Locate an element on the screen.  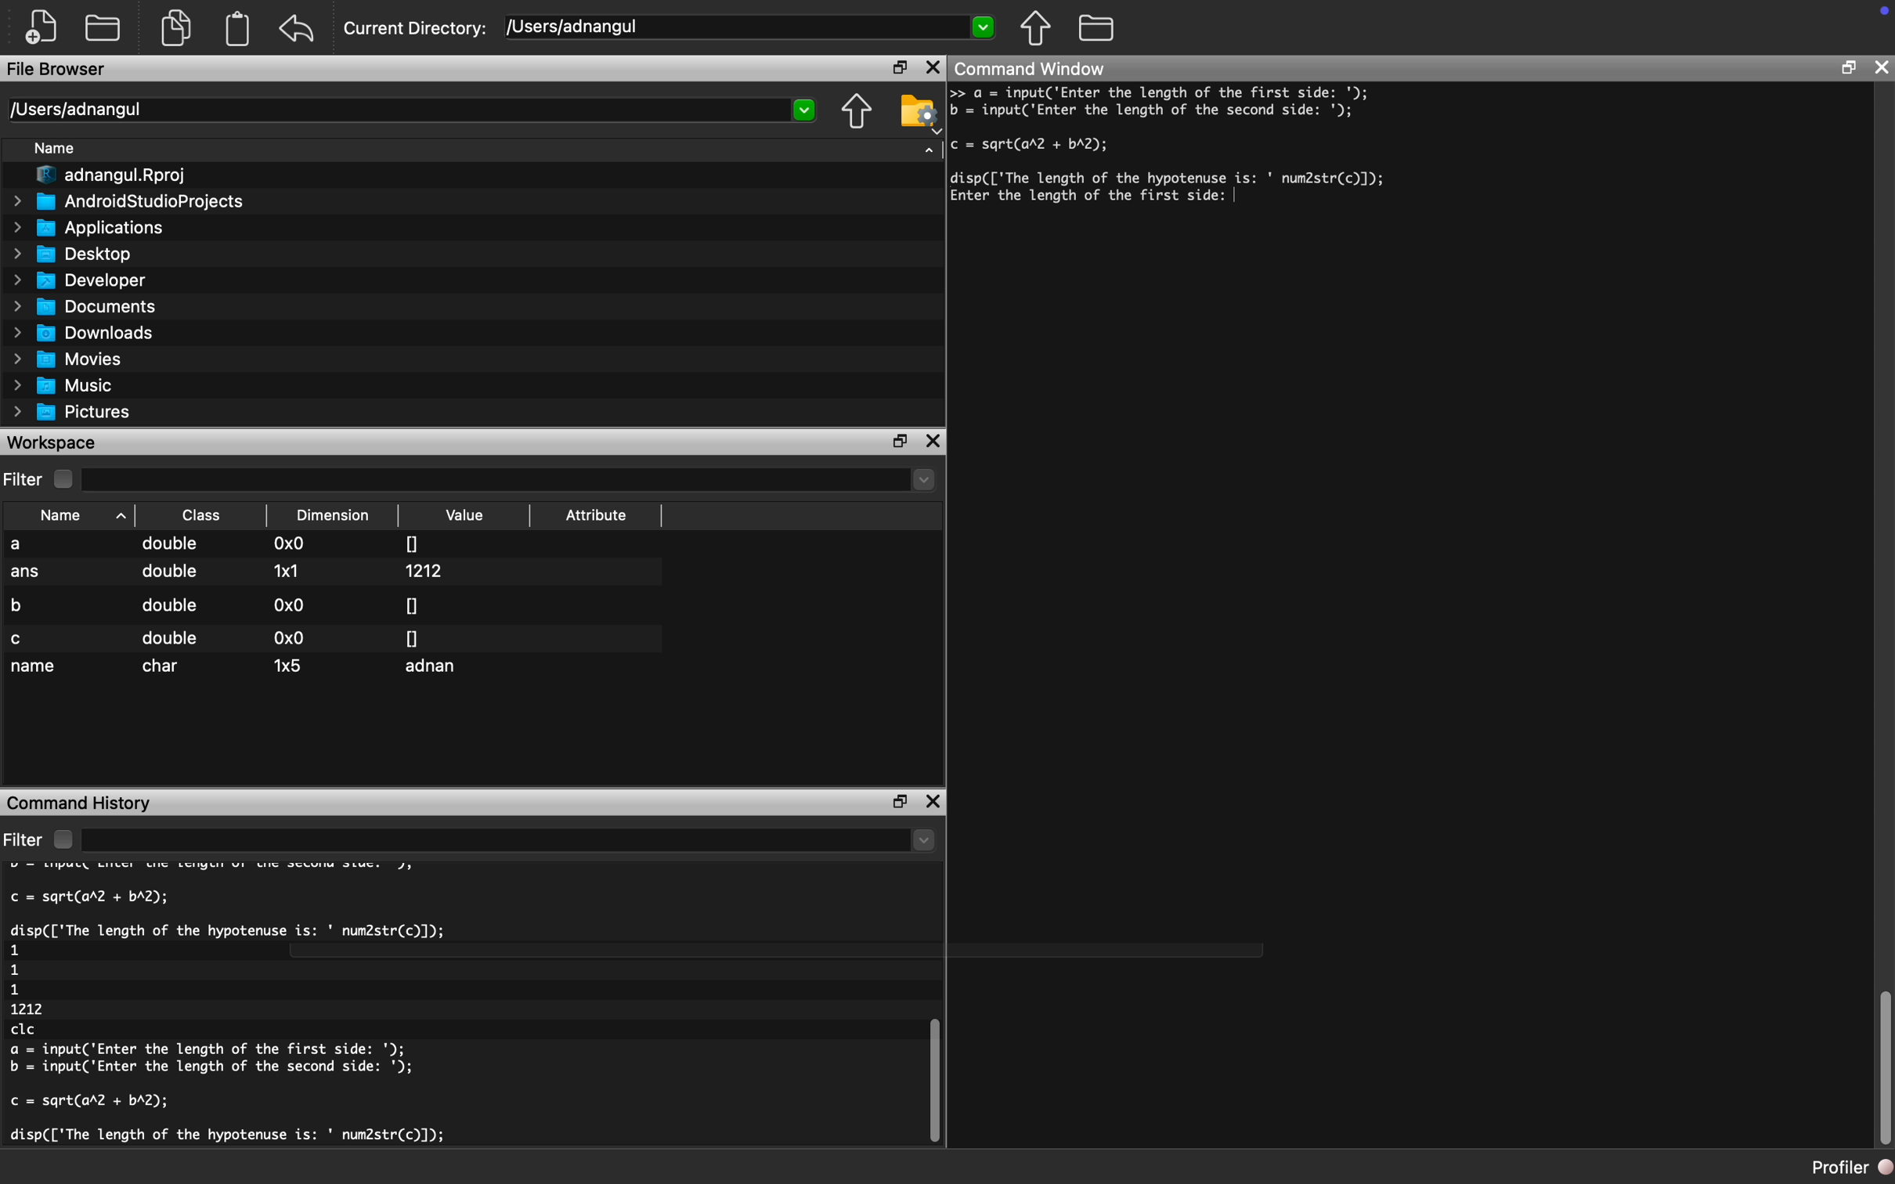
undo is located at coordinates (298, 29).